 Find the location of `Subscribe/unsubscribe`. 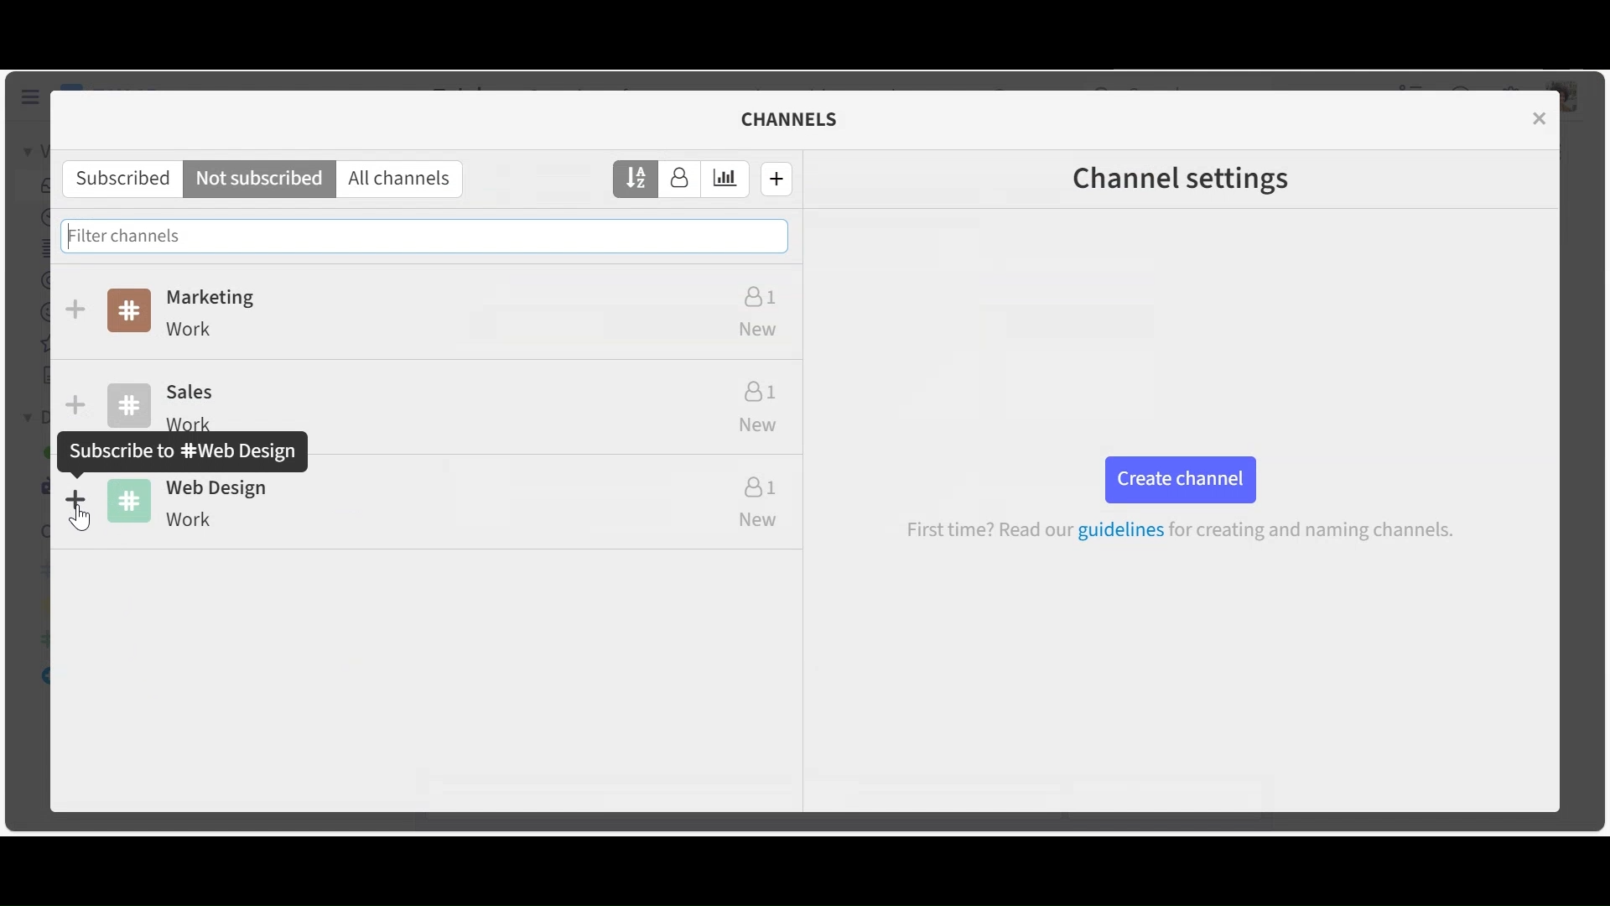

Subscribe/unsubscribe is located at coordinates (77, 307).